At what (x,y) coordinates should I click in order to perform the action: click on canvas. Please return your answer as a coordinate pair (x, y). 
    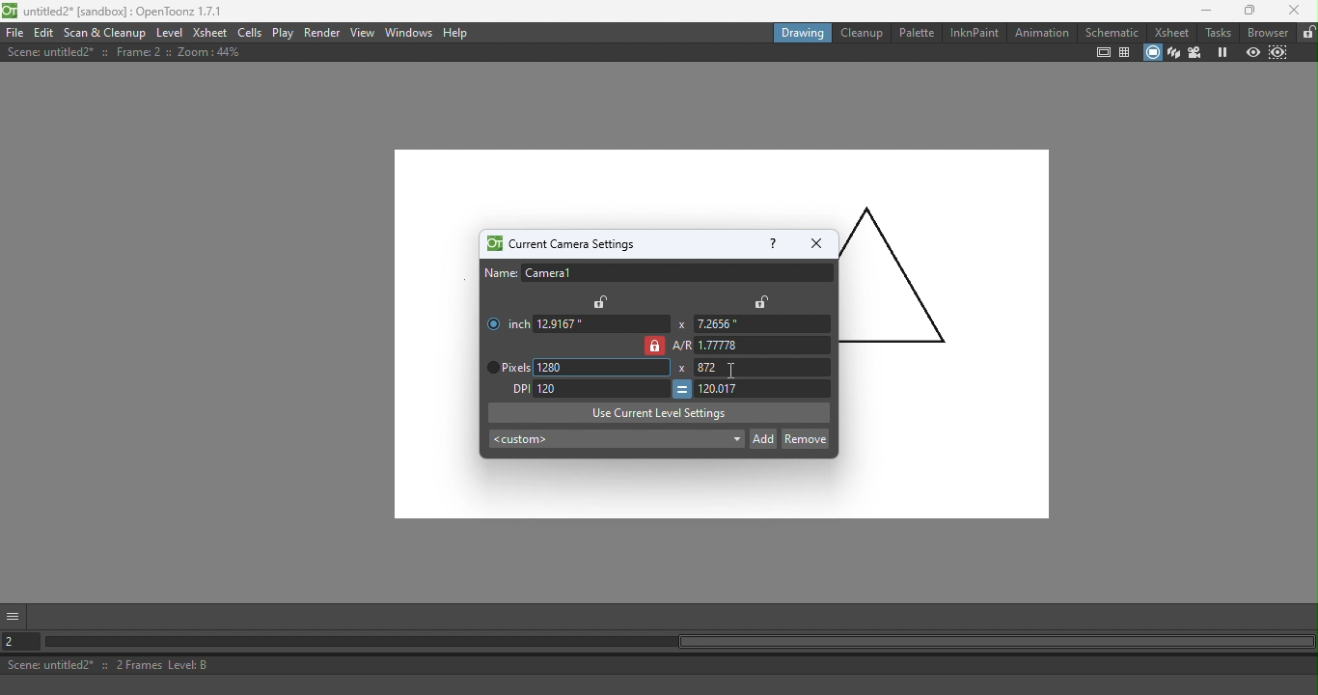
    Looking at the image, I should click on (720, 186).